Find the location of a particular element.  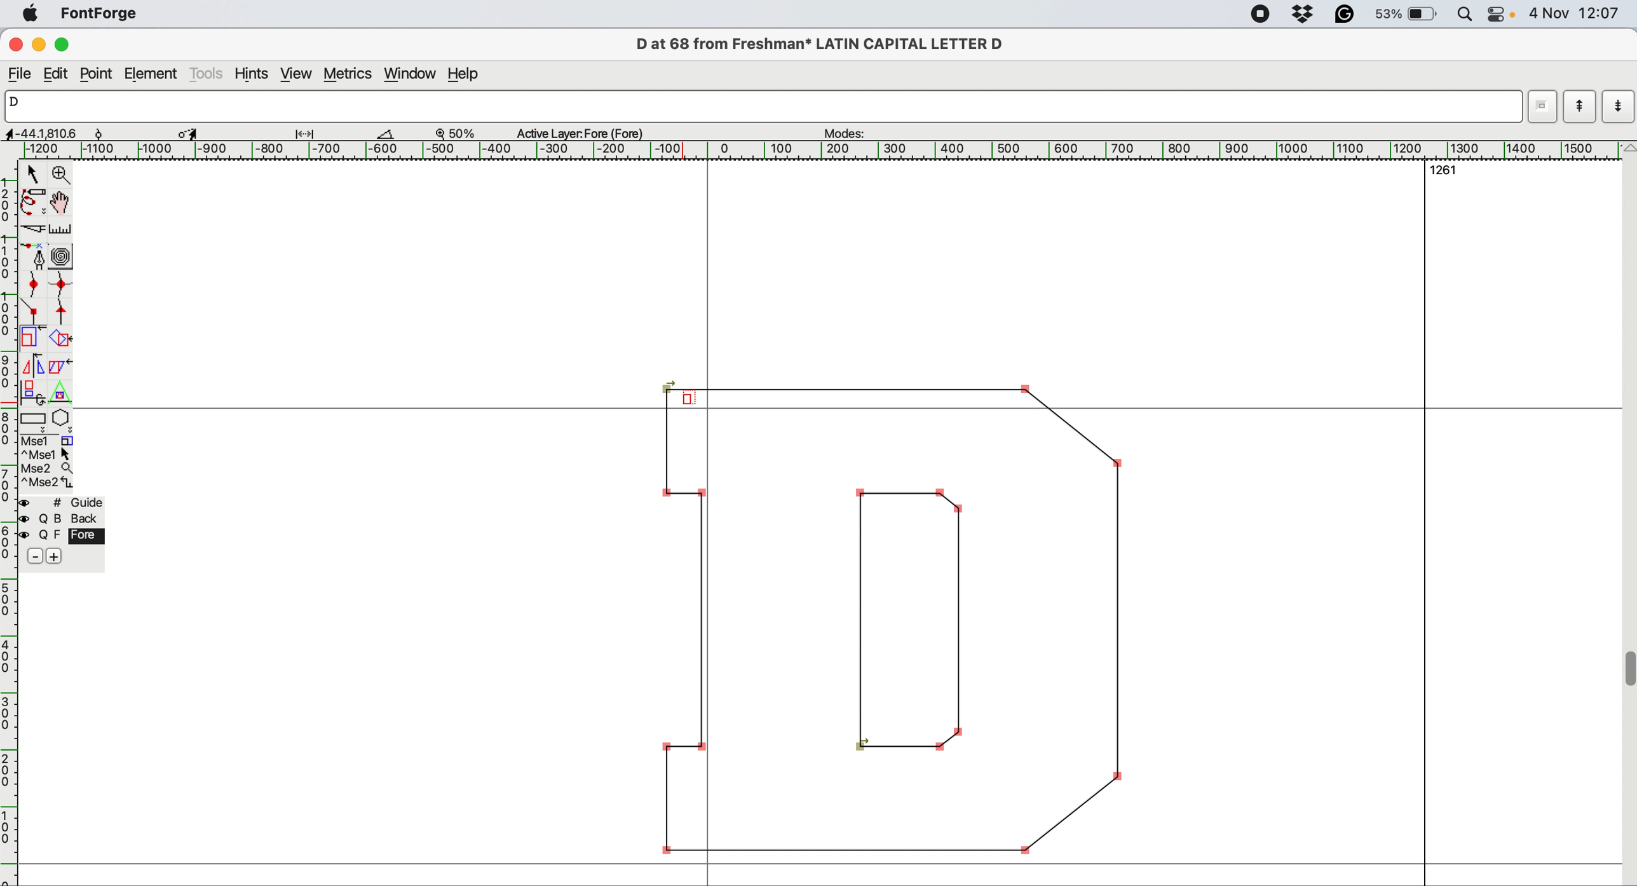

magnify is located at coordinates (61, 175).